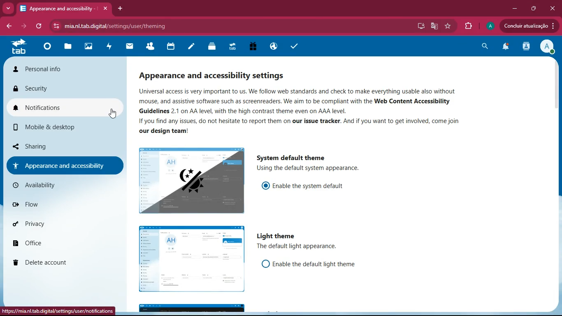  I want to click on google translate, so click(434, 26).